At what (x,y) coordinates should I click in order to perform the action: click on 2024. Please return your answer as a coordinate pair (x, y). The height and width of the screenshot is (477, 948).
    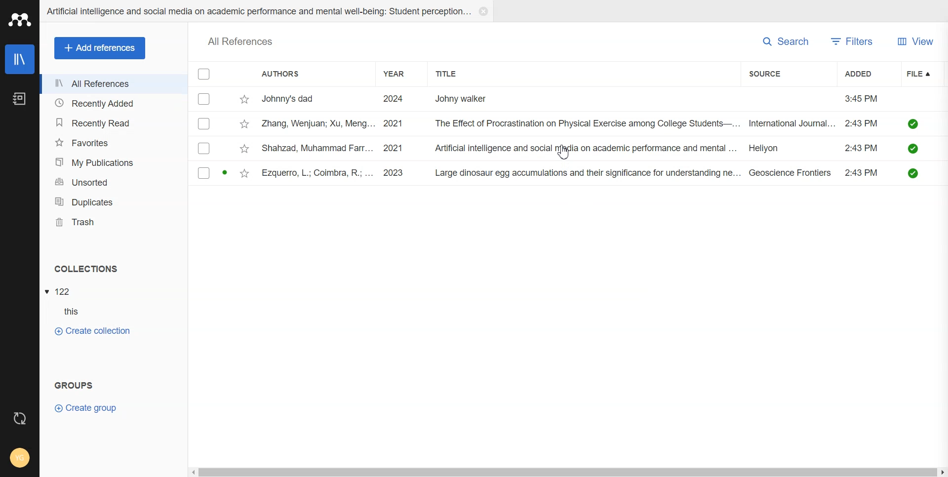
    Looking at the image, I should click on (394, 99).